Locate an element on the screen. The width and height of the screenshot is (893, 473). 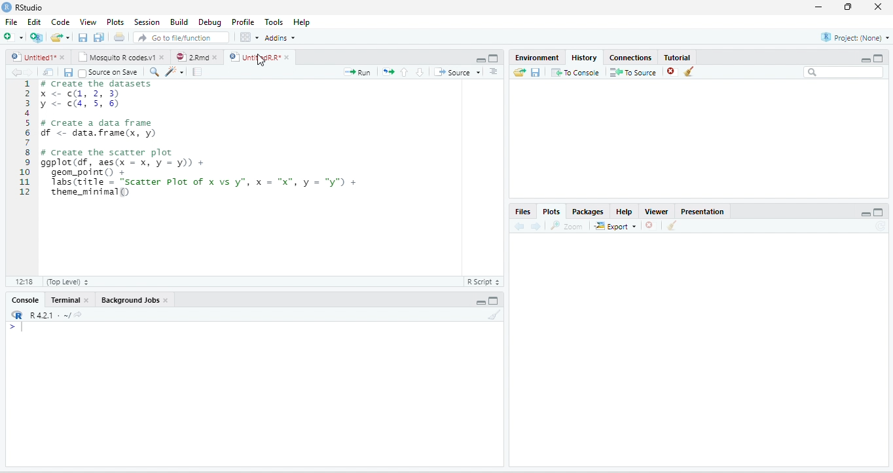
Environment is located at coordinates (537, 58).